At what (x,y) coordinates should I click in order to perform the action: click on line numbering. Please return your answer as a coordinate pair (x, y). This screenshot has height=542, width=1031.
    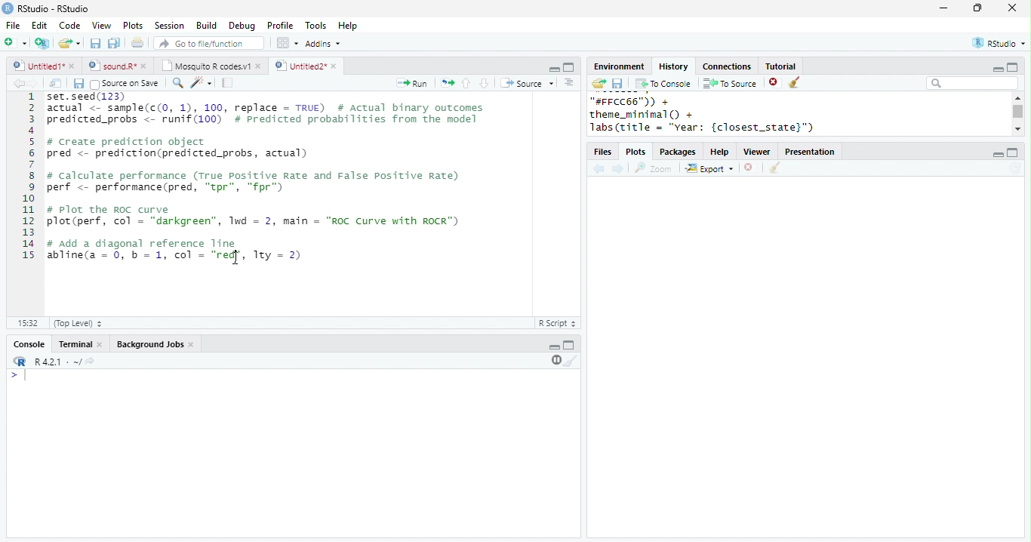
    Looking at the image, I should click on (30, 203).